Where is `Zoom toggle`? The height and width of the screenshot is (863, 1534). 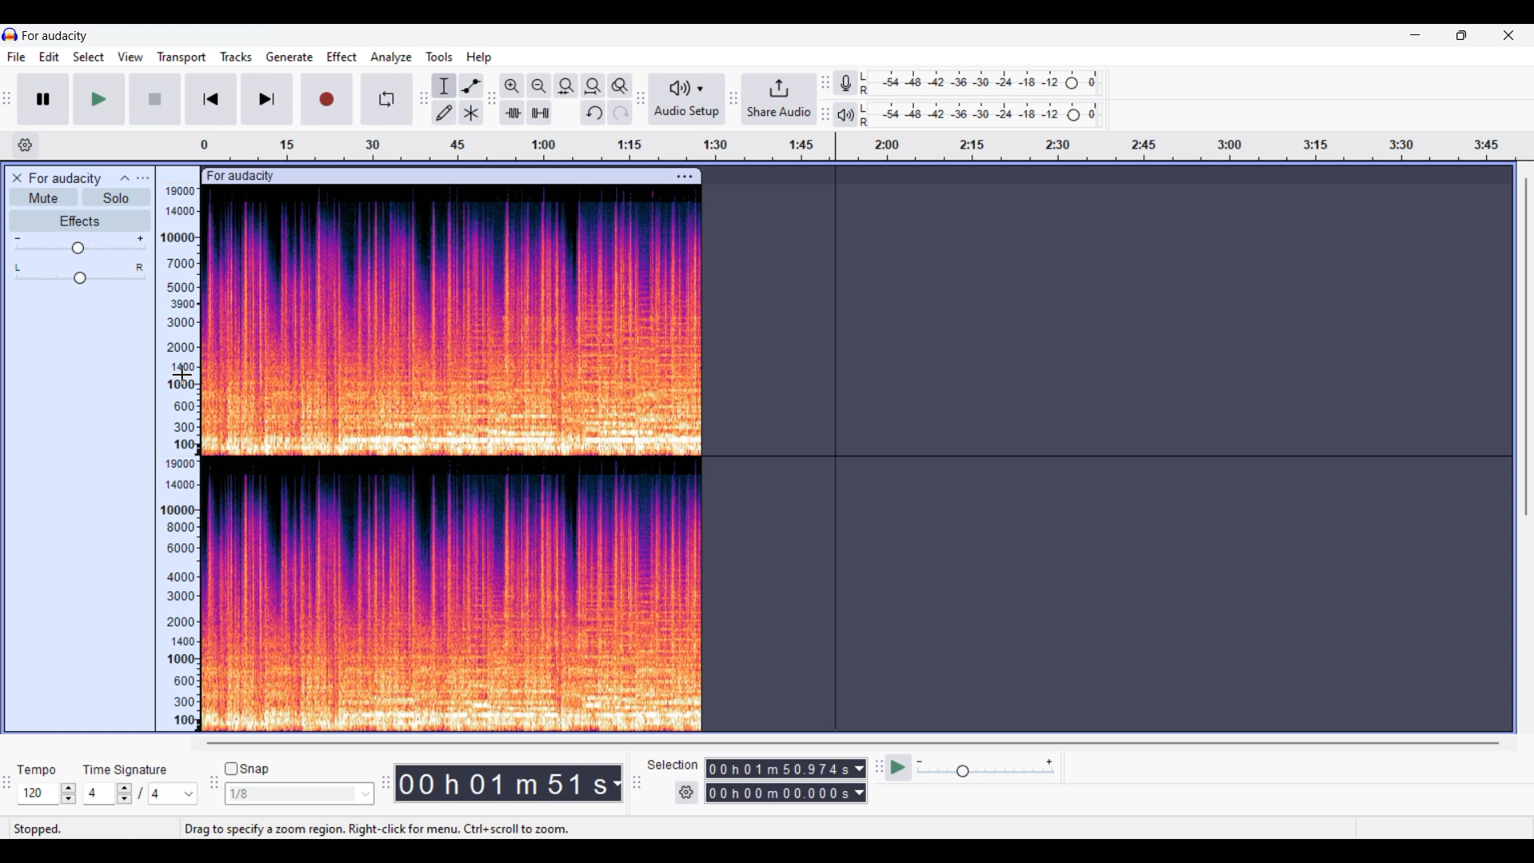
Zoom toggle is located at coordinates (620, 86).